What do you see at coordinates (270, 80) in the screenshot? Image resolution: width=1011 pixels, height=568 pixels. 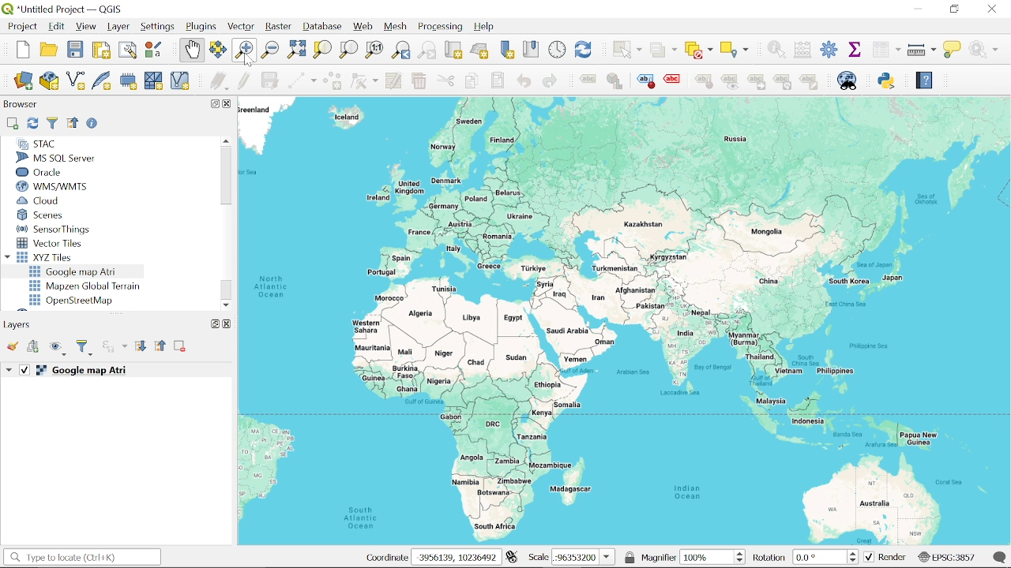 I see `Save layer edits` at bounding box center [270, 80].